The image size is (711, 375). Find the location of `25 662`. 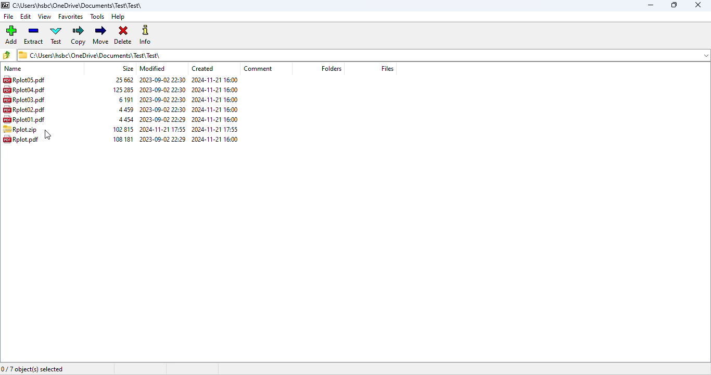

25 662 is located at coordinates (121, 80).